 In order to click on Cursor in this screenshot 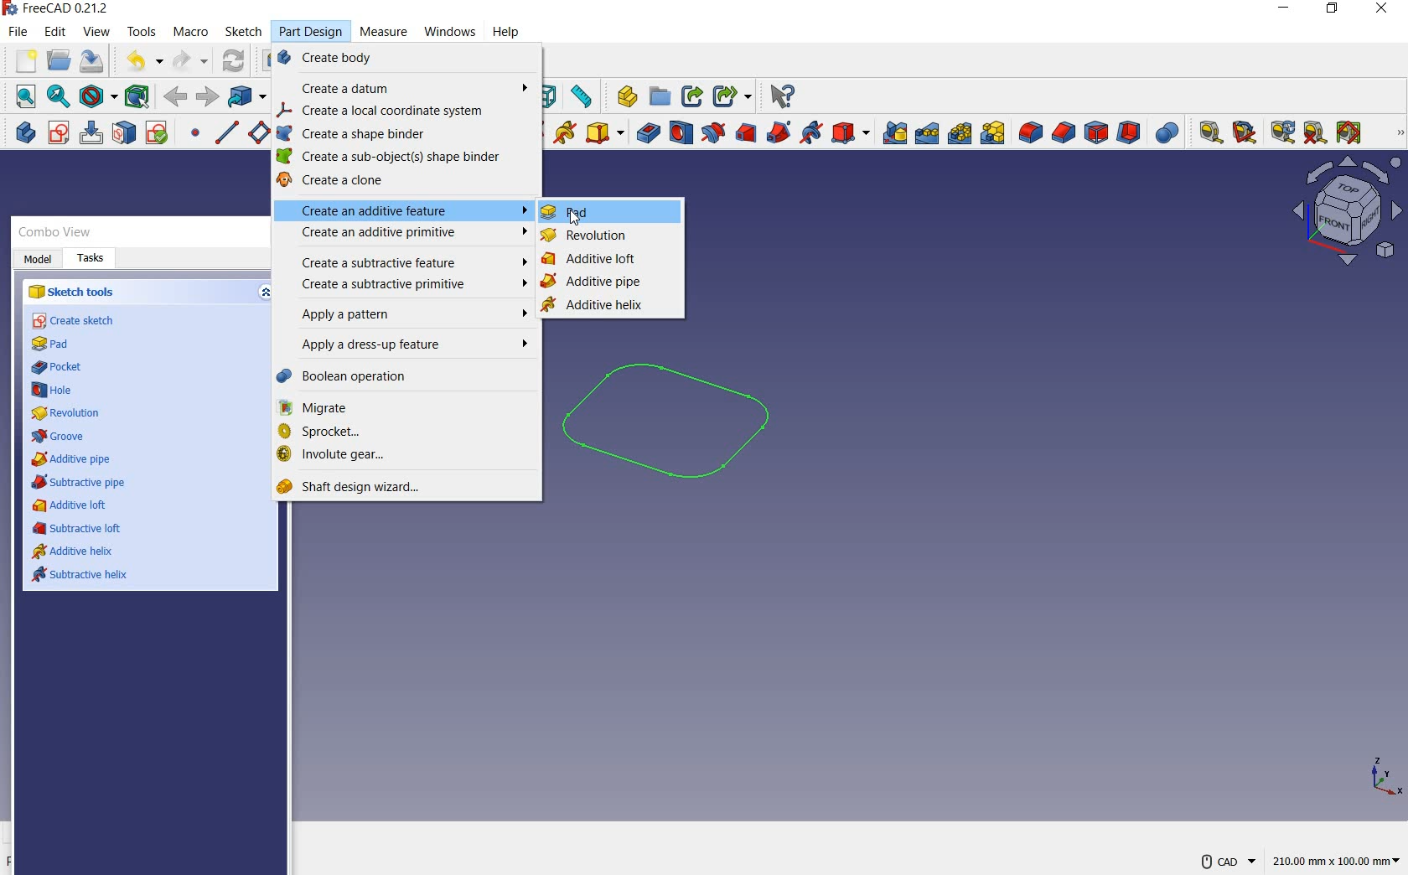, I will do `click(449, 31)`.